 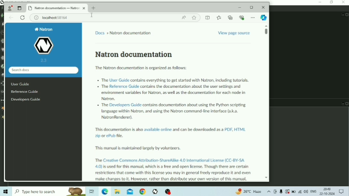 What do you see at coordinates (54, 8) in the screenshot?
I see `Natron documentation` at bounding box center [54, 8].